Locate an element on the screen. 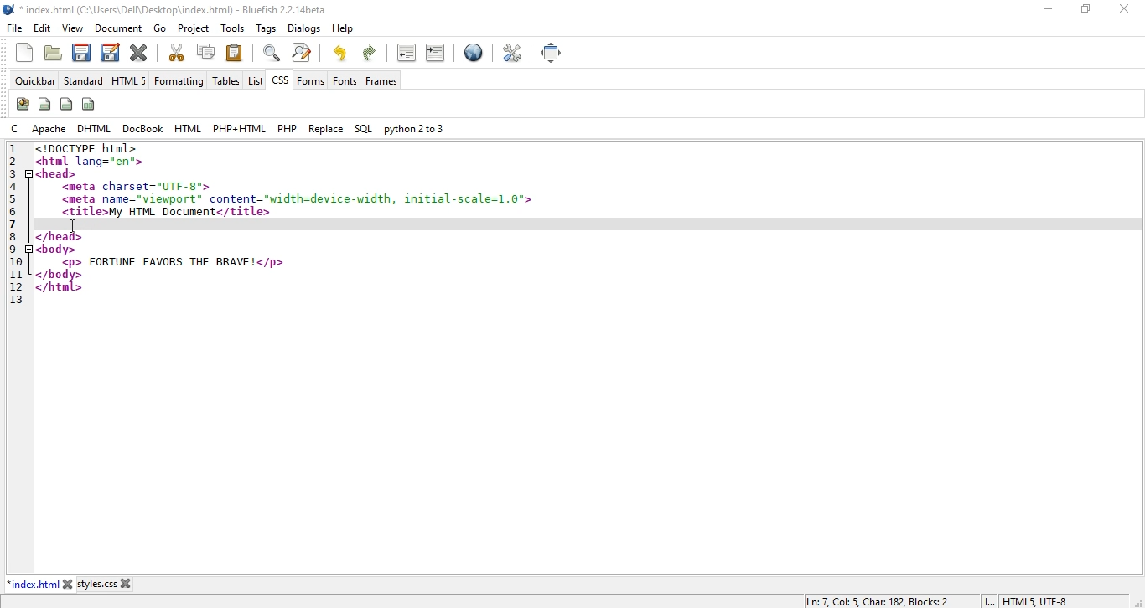 Image resolution: width=1145 pixels, height=608 pixels. 4 is located at coordinates (15, 185).